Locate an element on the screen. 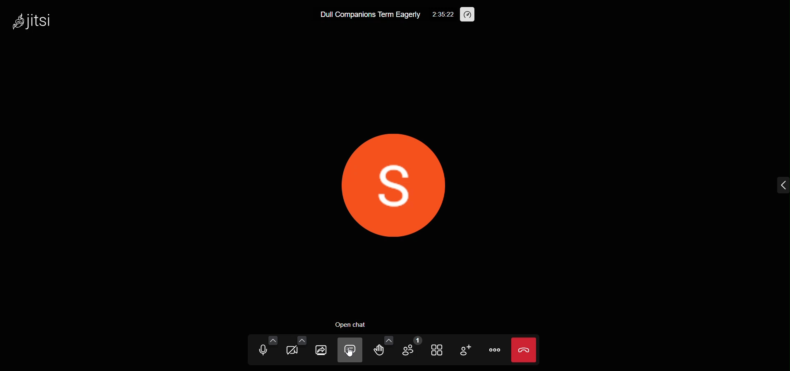 The image size is (790, 371). participants is located at coordinates (411, 347).